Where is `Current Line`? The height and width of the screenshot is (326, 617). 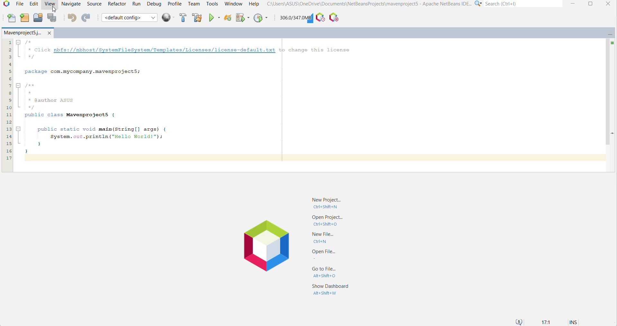
Current Line is located at coordinates (613, 133).